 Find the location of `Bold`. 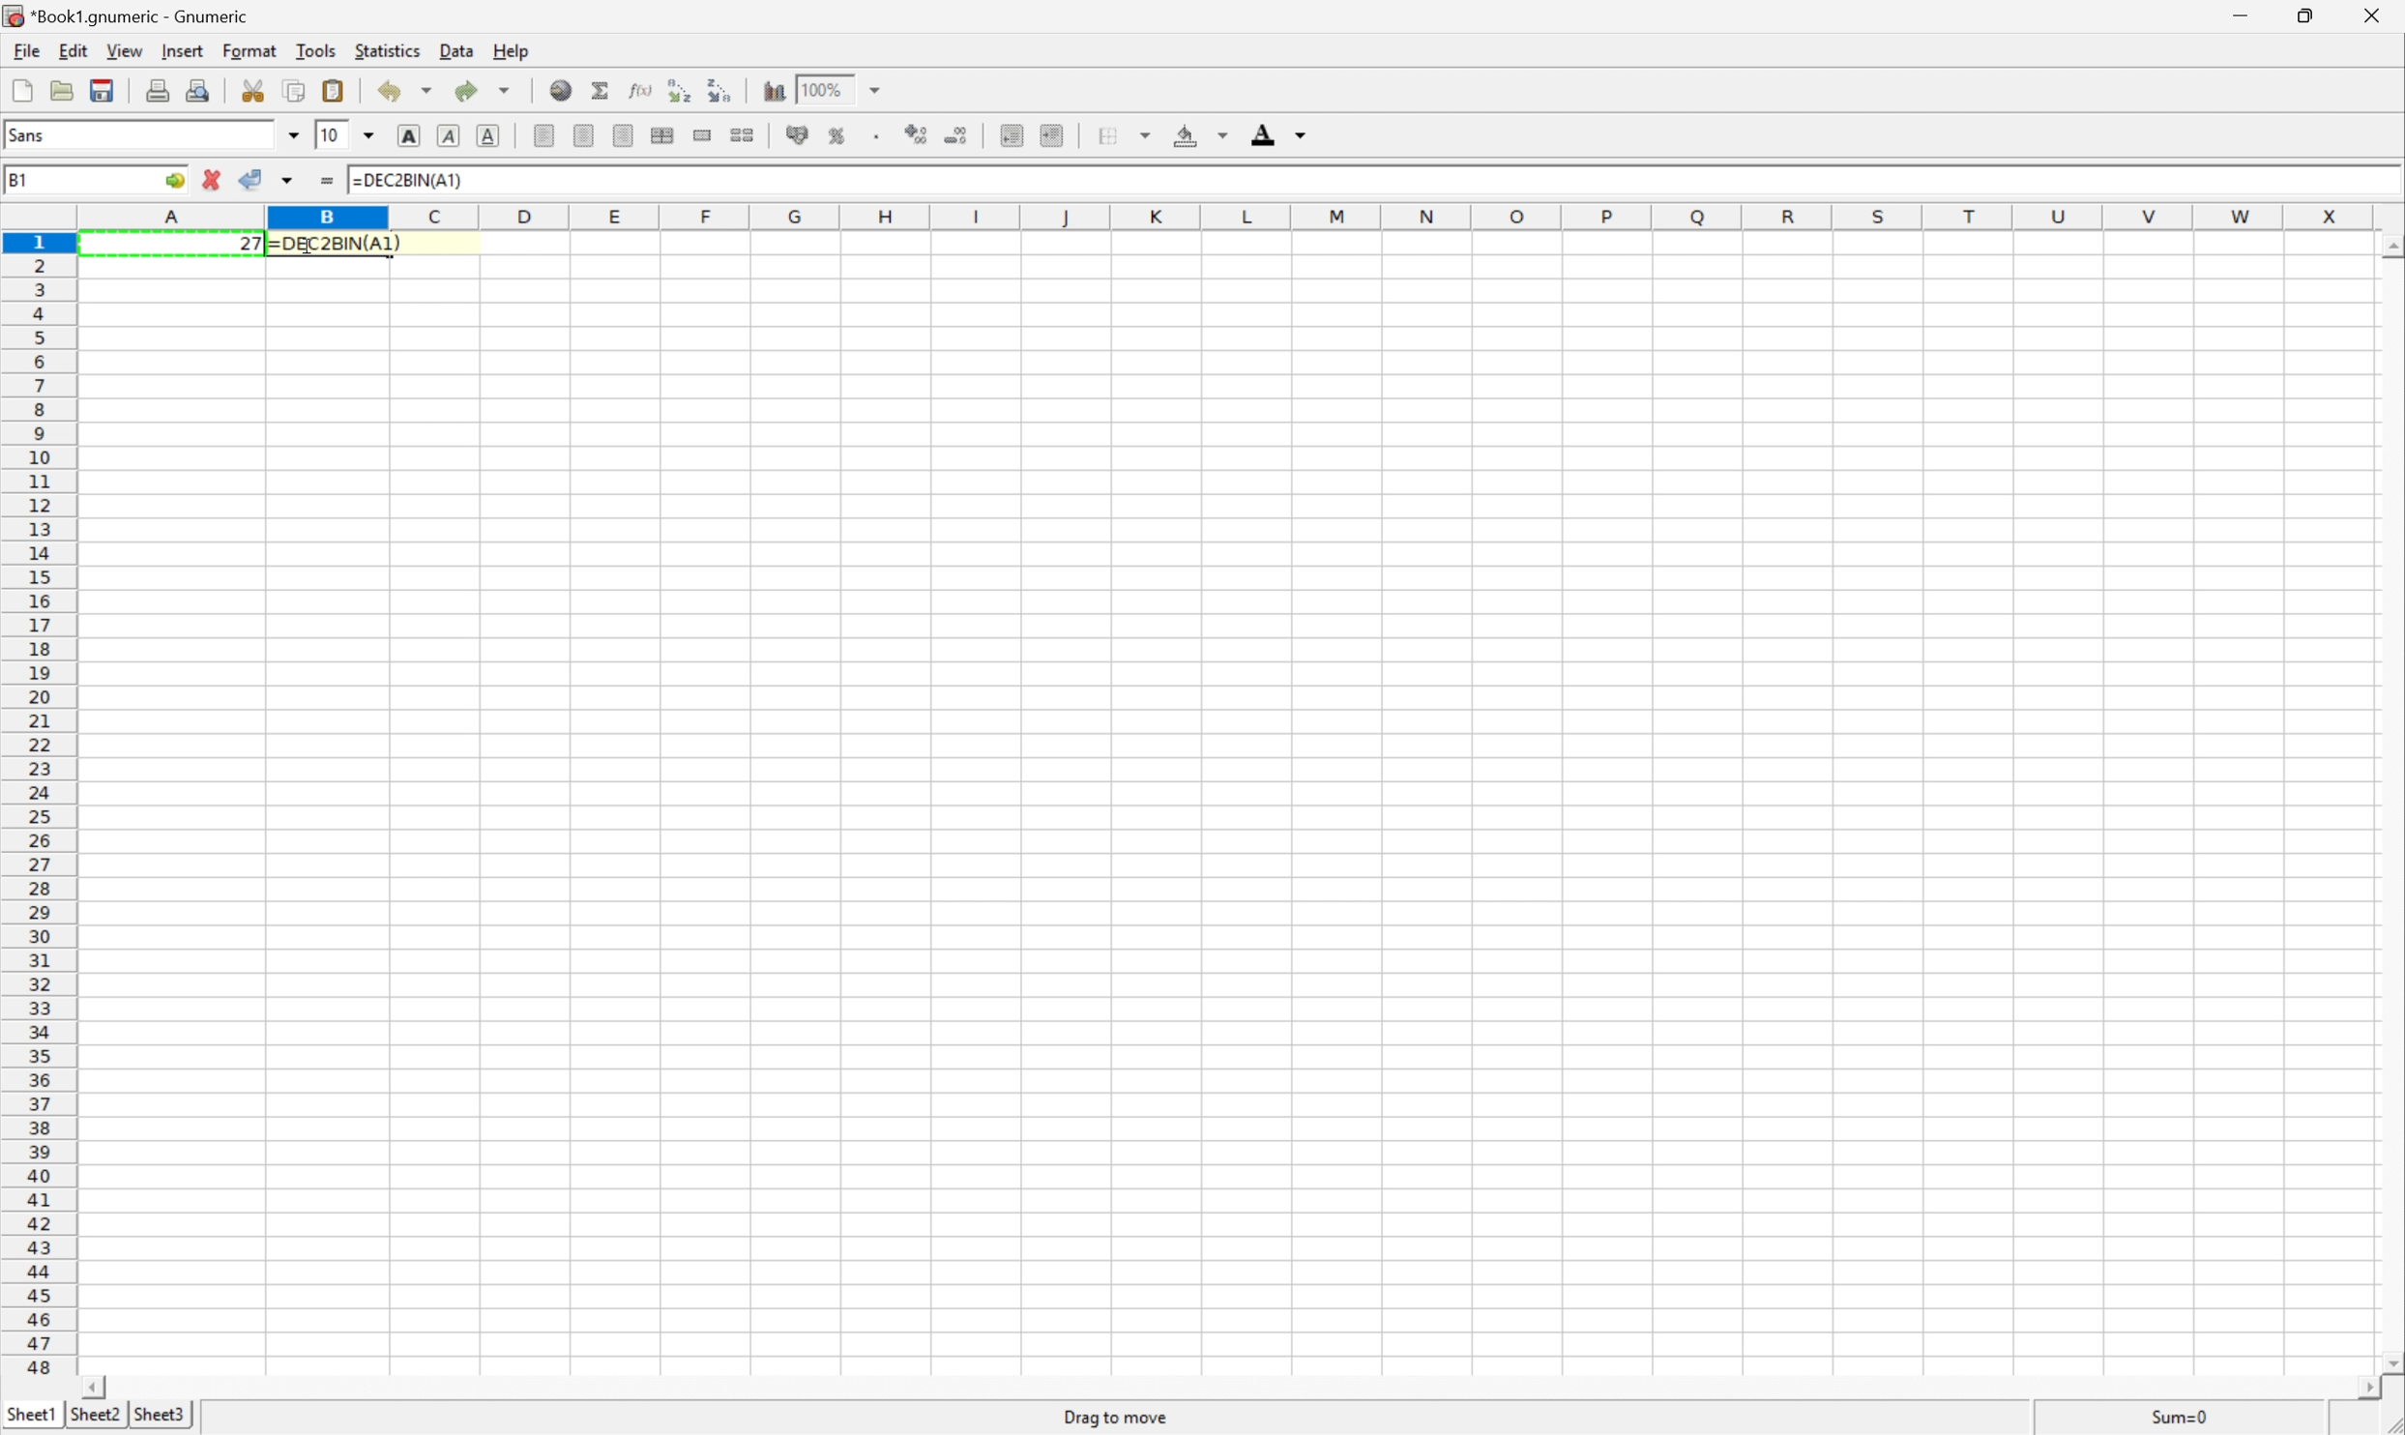

Bold is located at coordinates (407, 135).